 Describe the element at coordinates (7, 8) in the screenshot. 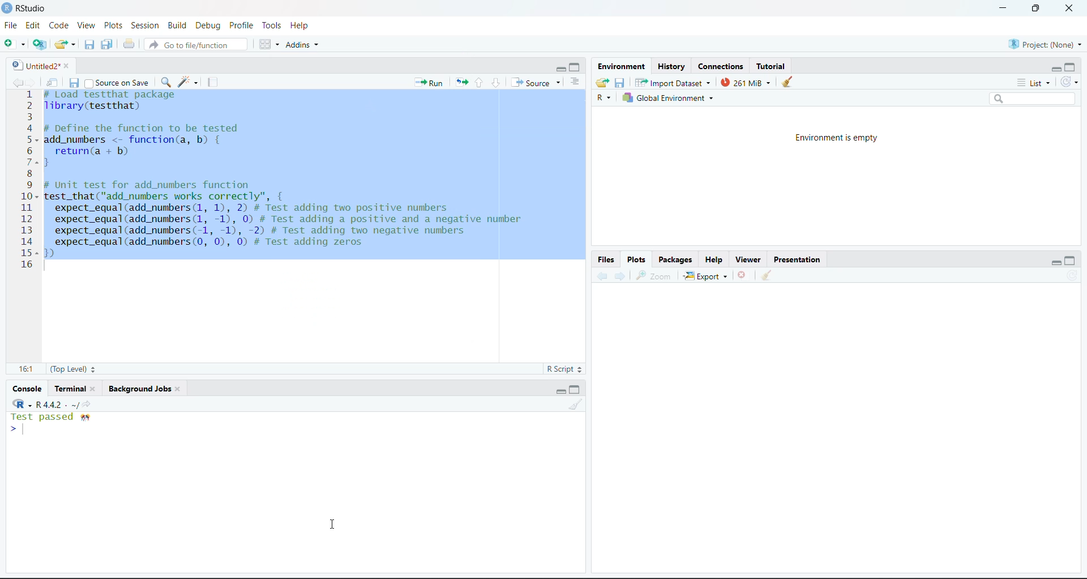

I see `logo` at that location.